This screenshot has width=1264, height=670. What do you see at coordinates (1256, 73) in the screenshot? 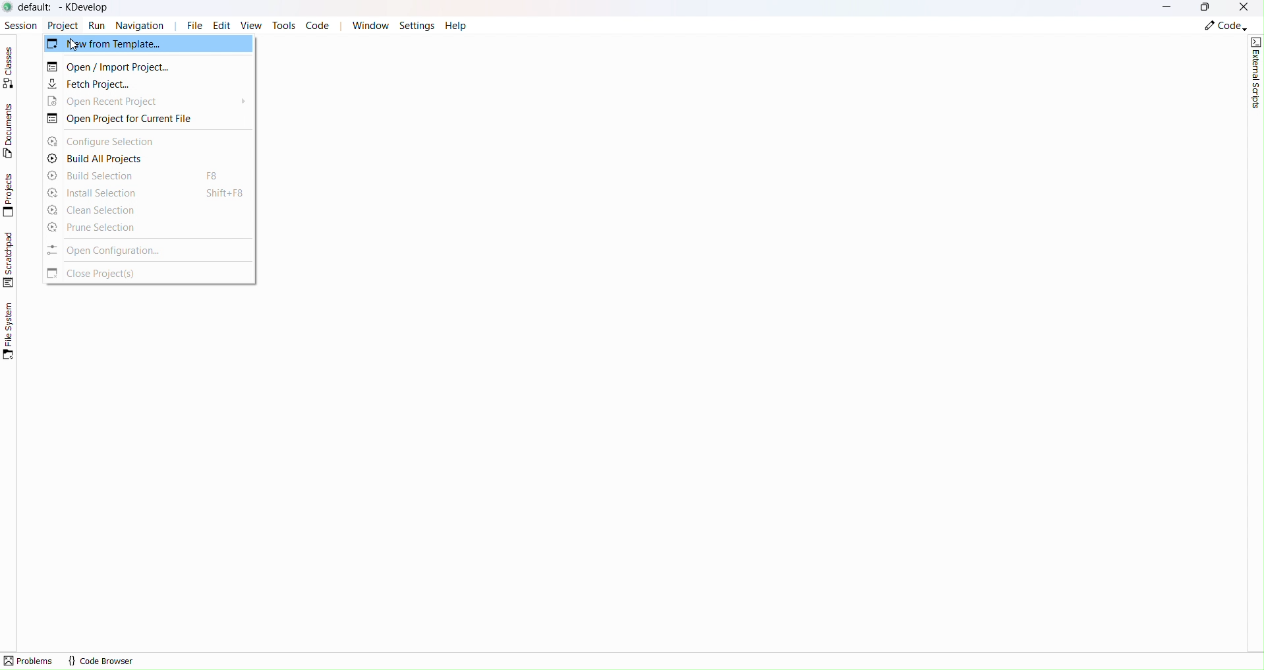
I see `External script` at bounding box center [1256, 73].